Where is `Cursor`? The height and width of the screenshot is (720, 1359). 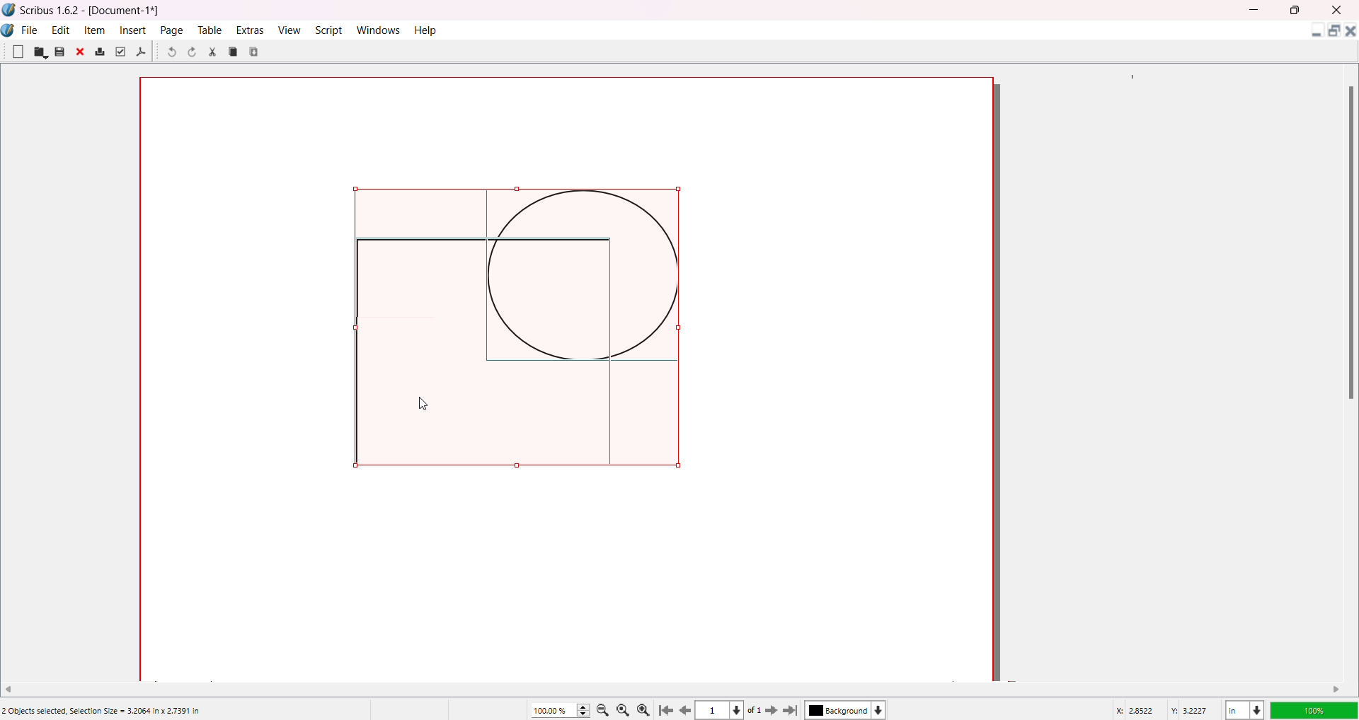
Cursor is located at coordinates (425, 401).